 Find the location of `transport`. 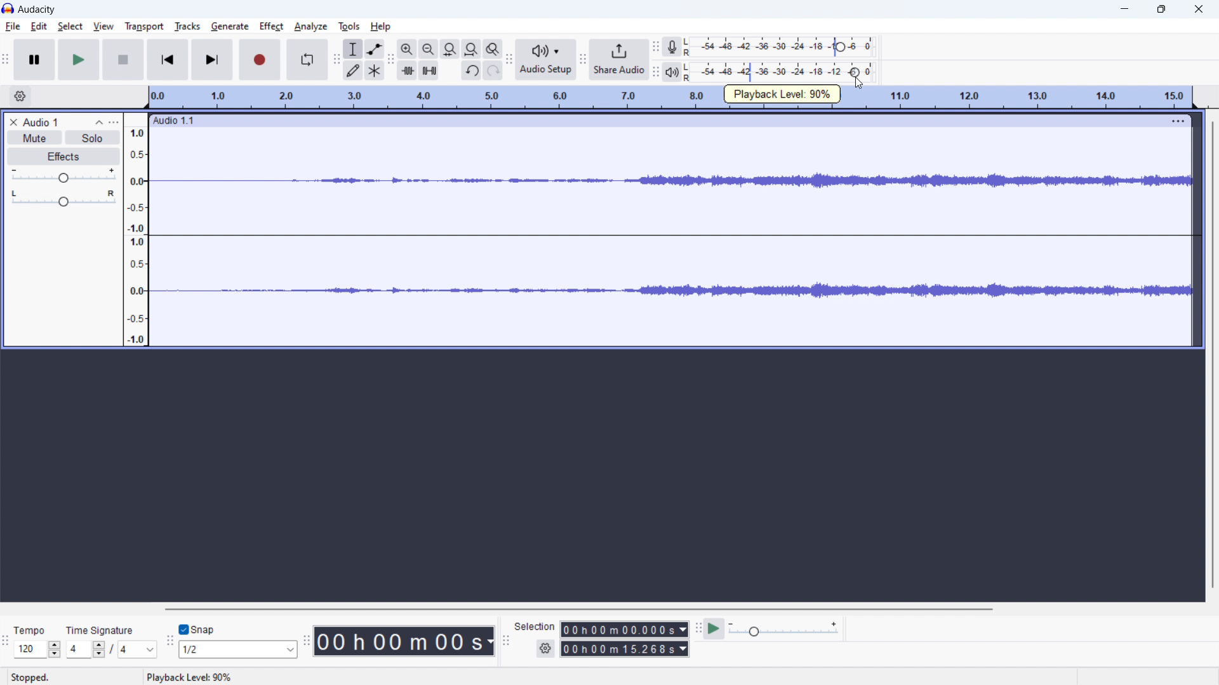

transport is located at coordinates (145, 27).